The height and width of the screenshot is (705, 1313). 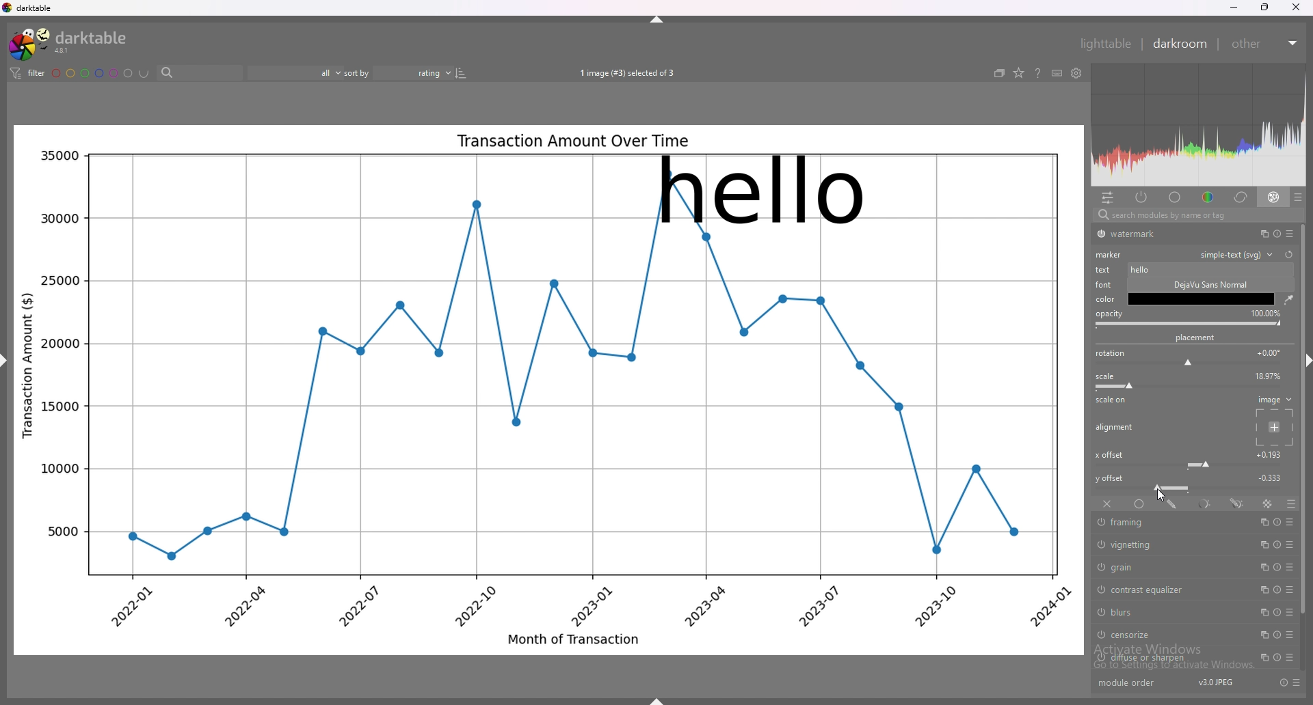 I want to click on resize, so click(x=1264, y=7).